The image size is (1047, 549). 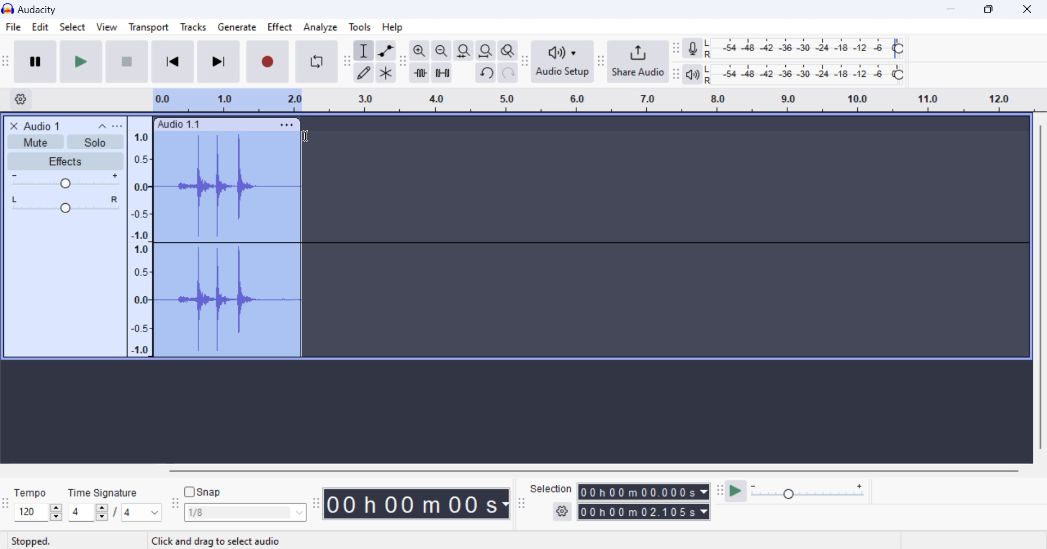 I want to click on Selection, so click(x=551, y=489).